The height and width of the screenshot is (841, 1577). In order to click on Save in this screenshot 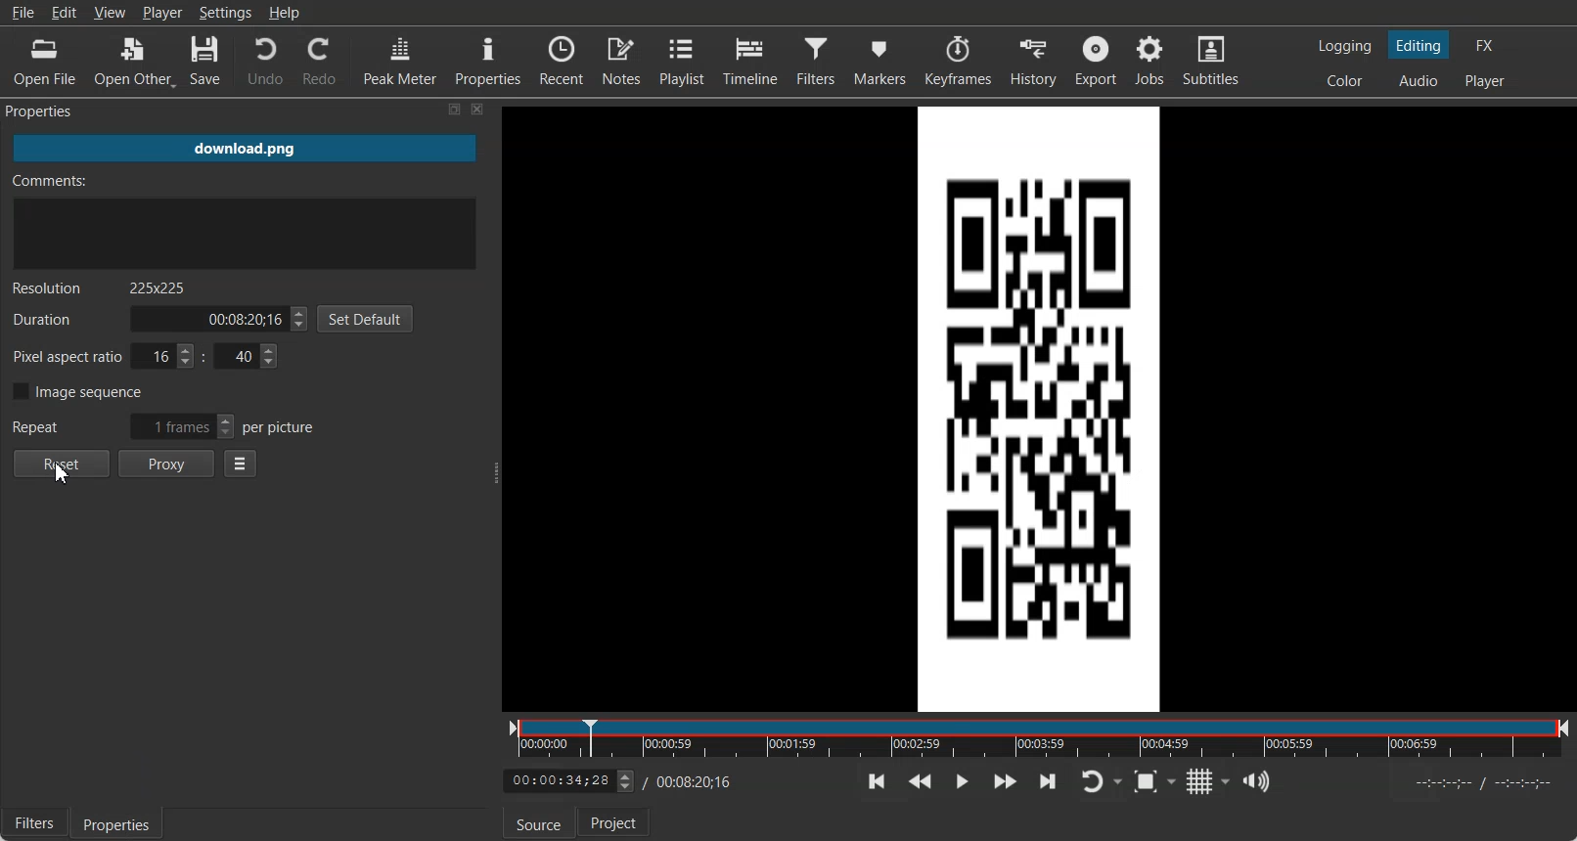, I will do `click(208, 61)`.